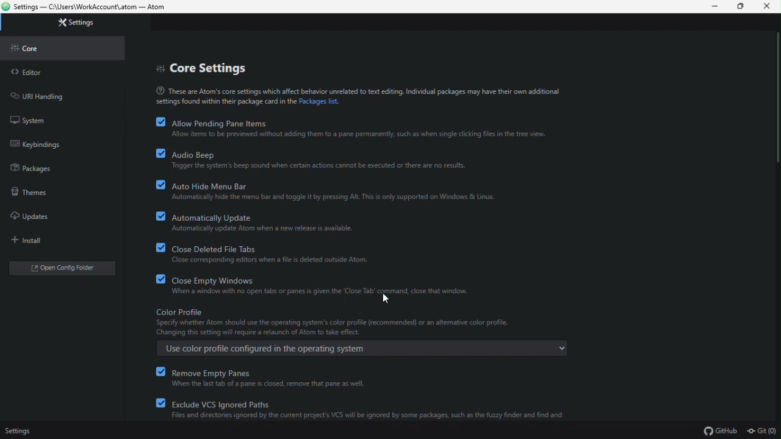 This screenshot has width=781, height=439. What do you see at coordinates (336, 192) in the screenshot?
I see `auto hide menu bar` at bounding box center [336, 192].